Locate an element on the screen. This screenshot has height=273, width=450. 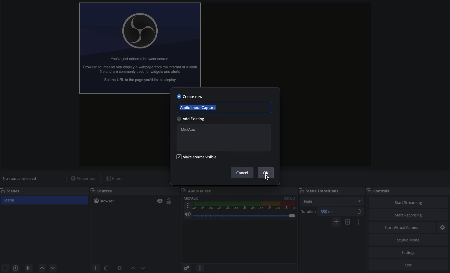
Mic/aux is located at coordinates (239, 203).